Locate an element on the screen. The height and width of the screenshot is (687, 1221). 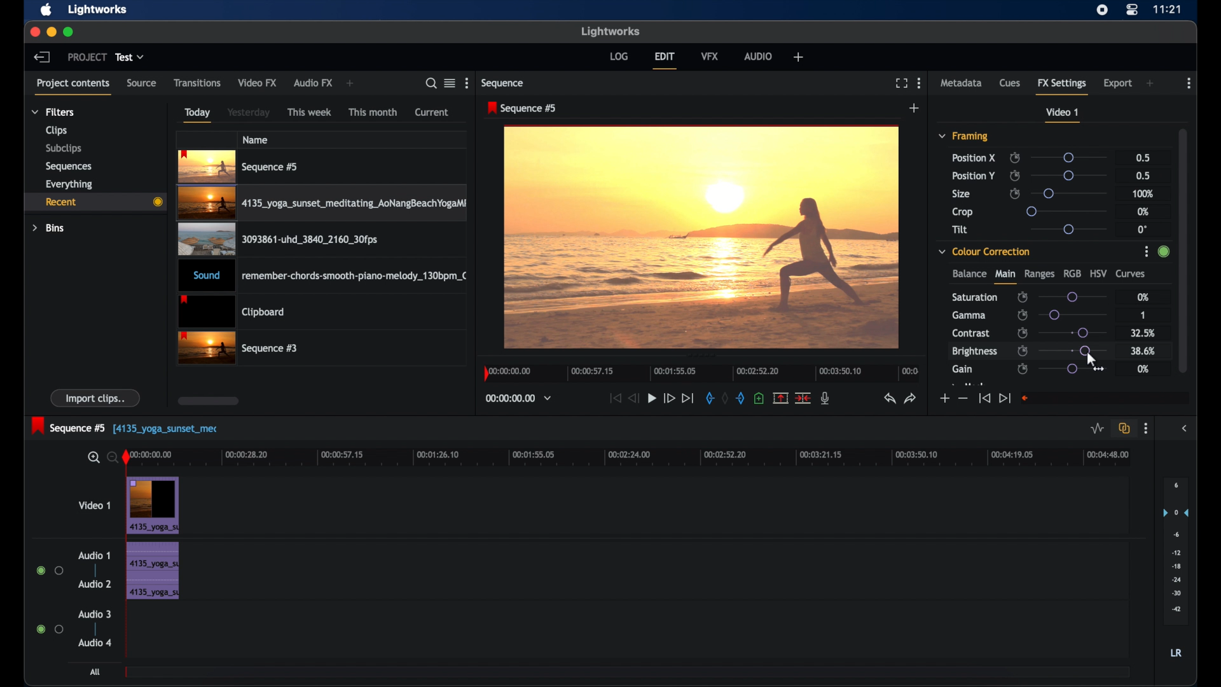
video preview is located at coordinates (701, 238).